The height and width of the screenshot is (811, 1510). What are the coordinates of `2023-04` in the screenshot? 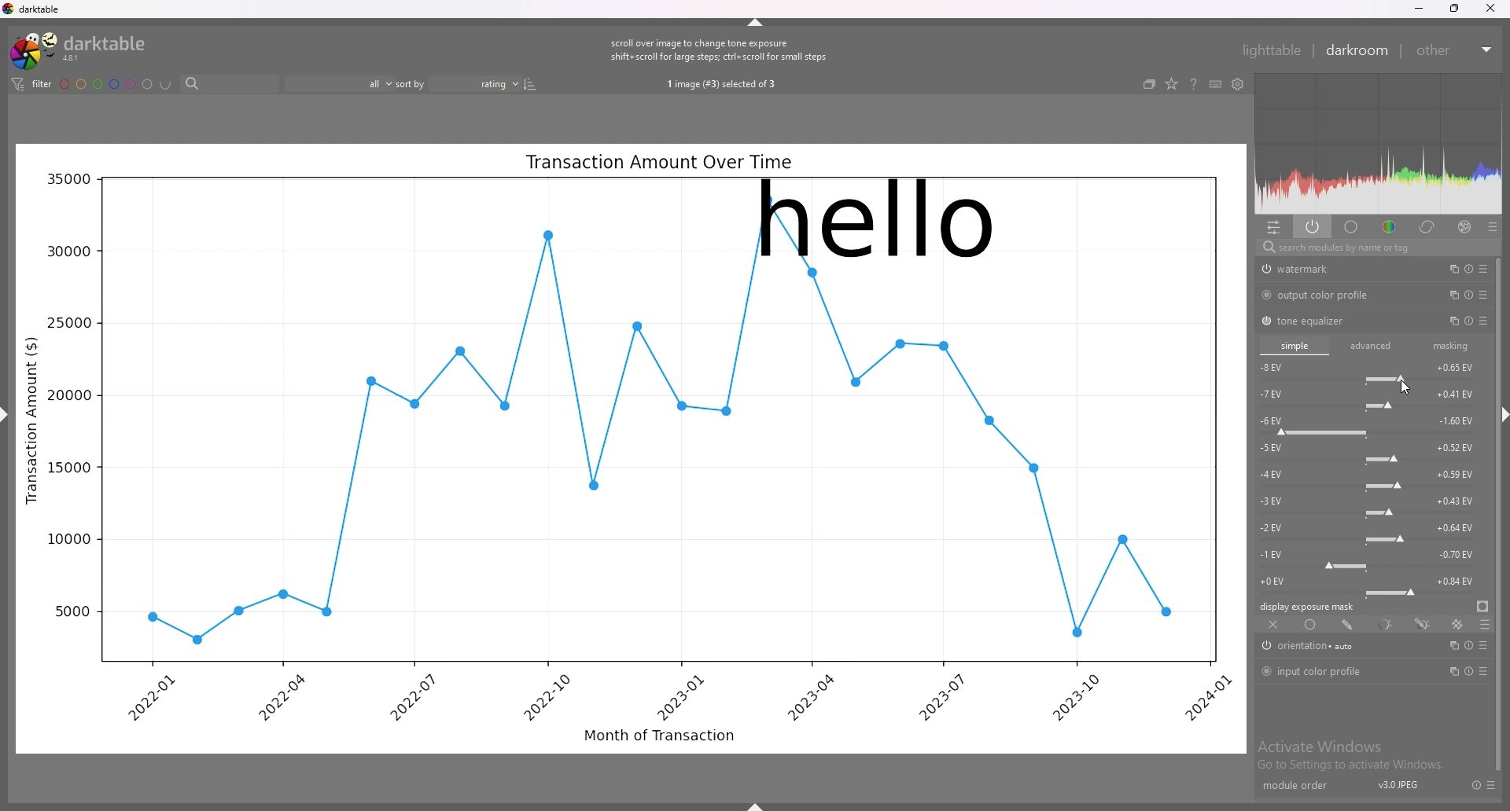 It's located at (811, 696).